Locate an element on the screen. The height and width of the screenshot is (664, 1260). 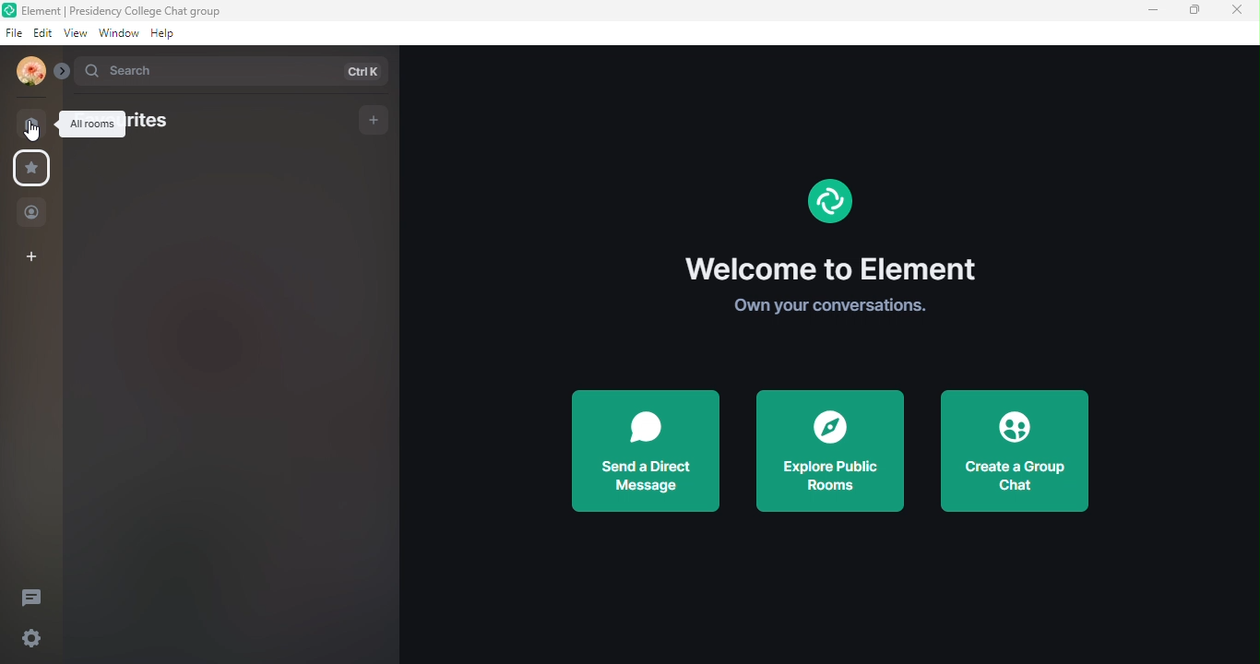
create a group chat is located at coordinates (1018, 445).